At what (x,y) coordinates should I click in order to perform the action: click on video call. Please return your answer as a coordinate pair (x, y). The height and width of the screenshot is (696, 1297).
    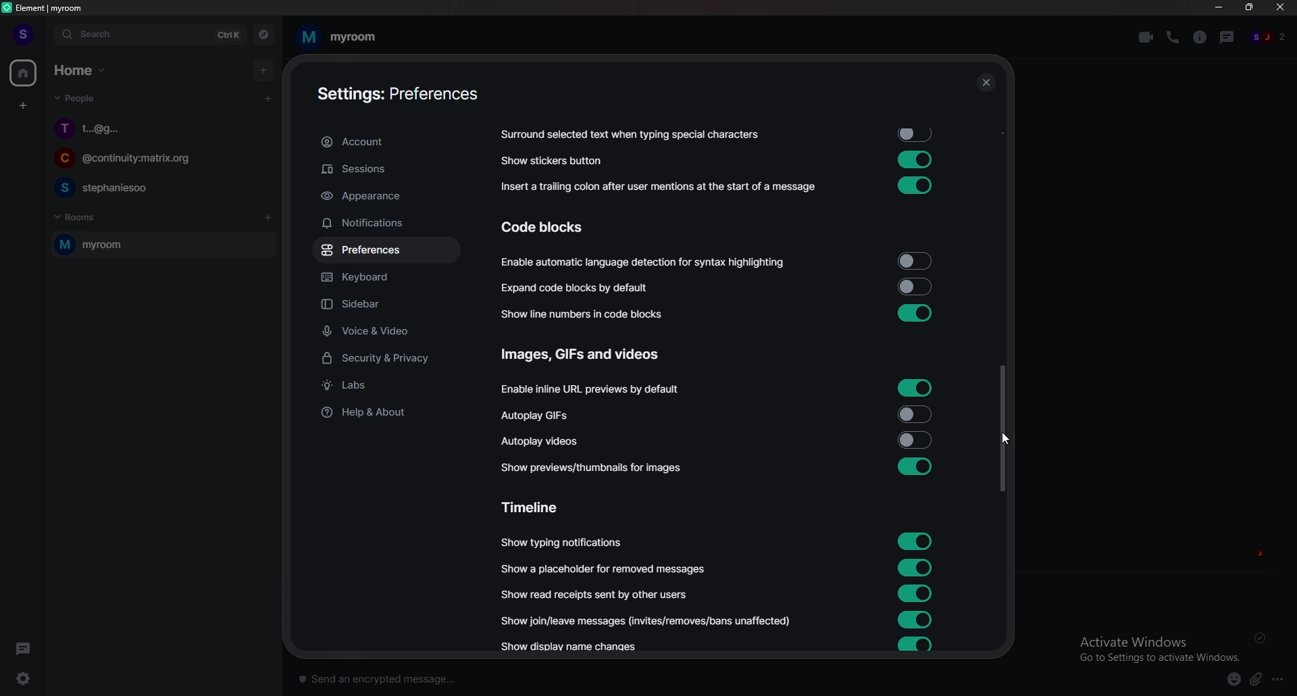
    Looking at the image, I should click on (1146, 37).